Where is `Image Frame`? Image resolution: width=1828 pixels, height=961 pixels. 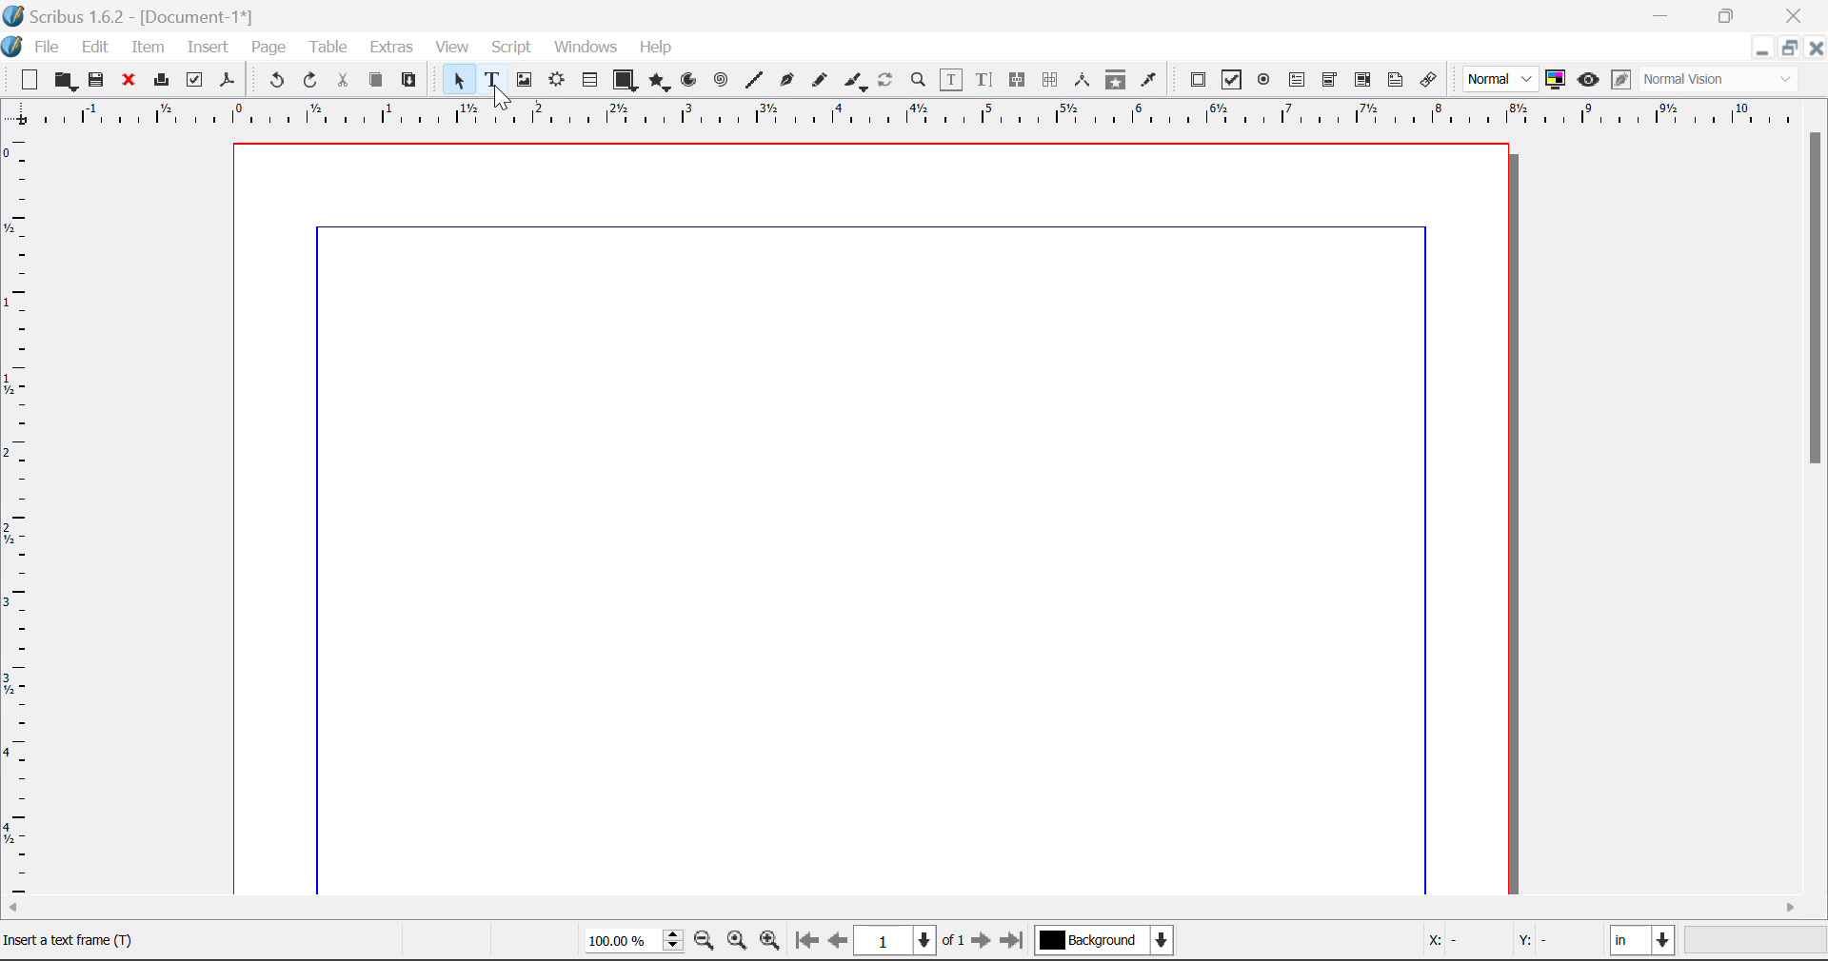
Image Frame is located at coordinates (524, 80).